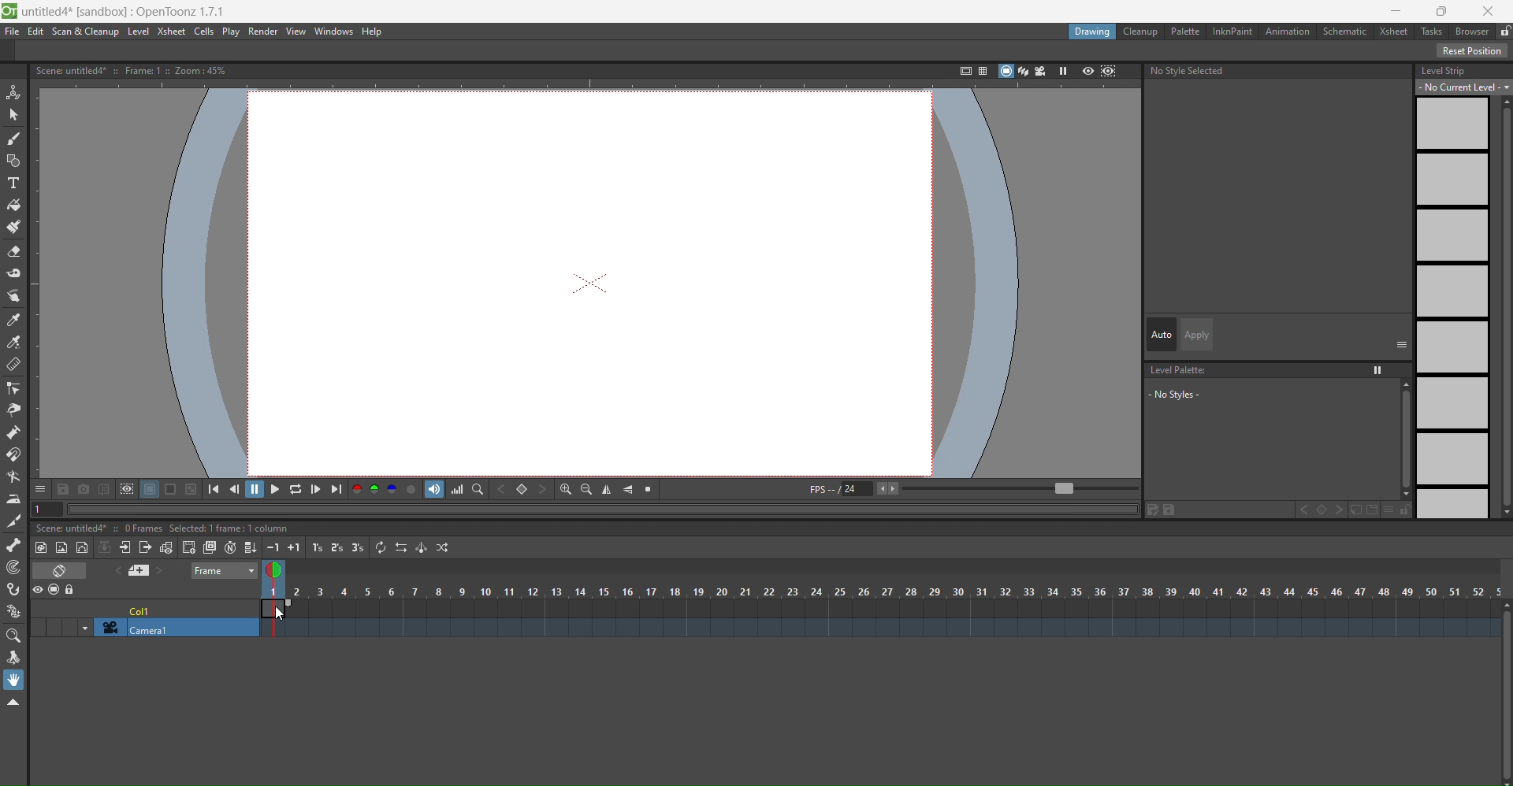  I want to click on scroll bar, so click(1401, 439).